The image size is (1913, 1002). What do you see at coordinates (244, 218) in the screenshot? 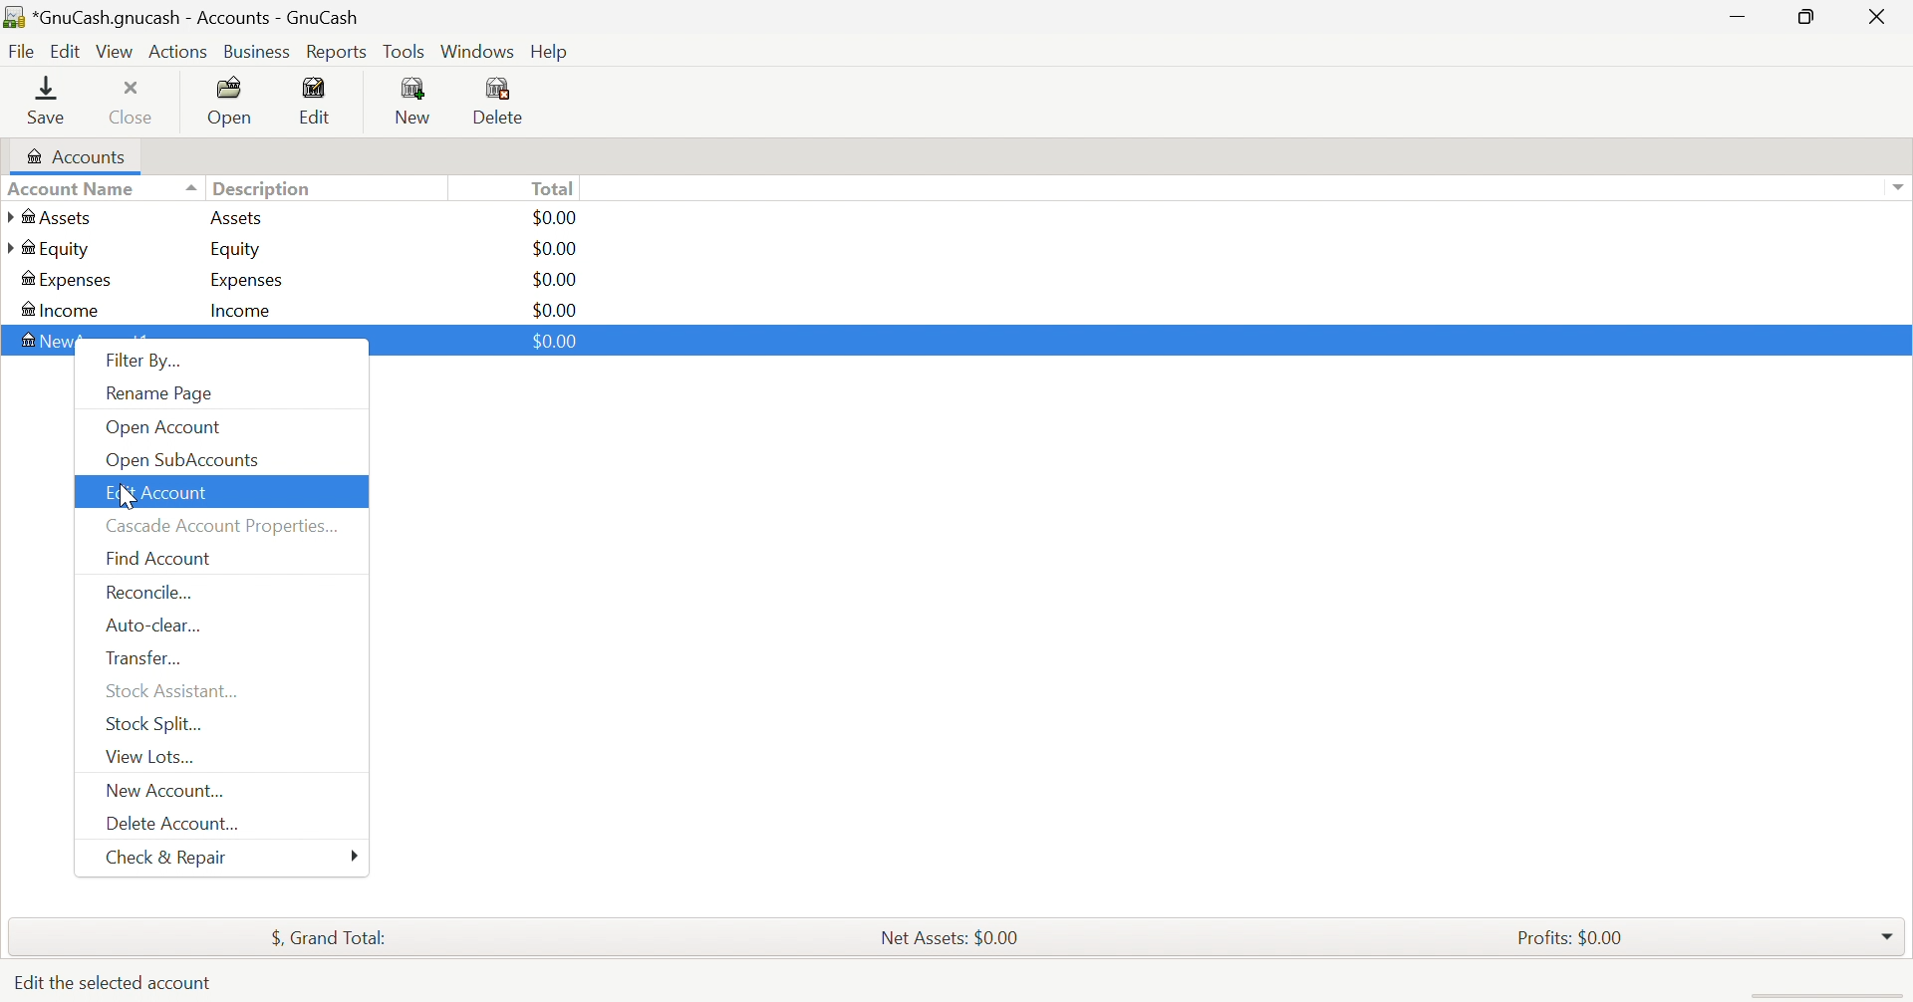
I see `Assets` at bounding box center [244, 218].